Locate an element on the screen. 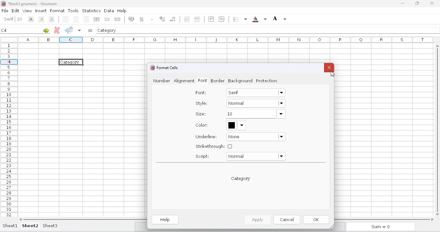 This screenshot has height=232, width=440. data is located at coordinates (109, 11).